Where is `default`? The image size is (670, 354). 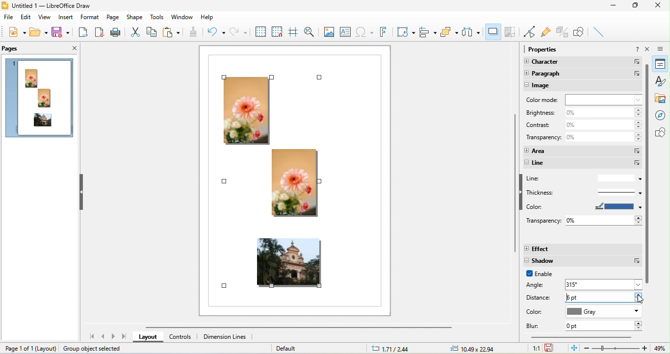
default is located at coordinates (294, 348).